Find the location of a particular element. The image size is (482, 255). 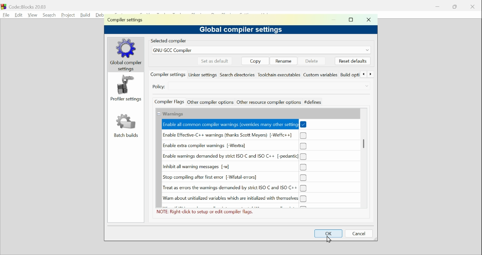

Reset default is located at coordinates (352, 61).